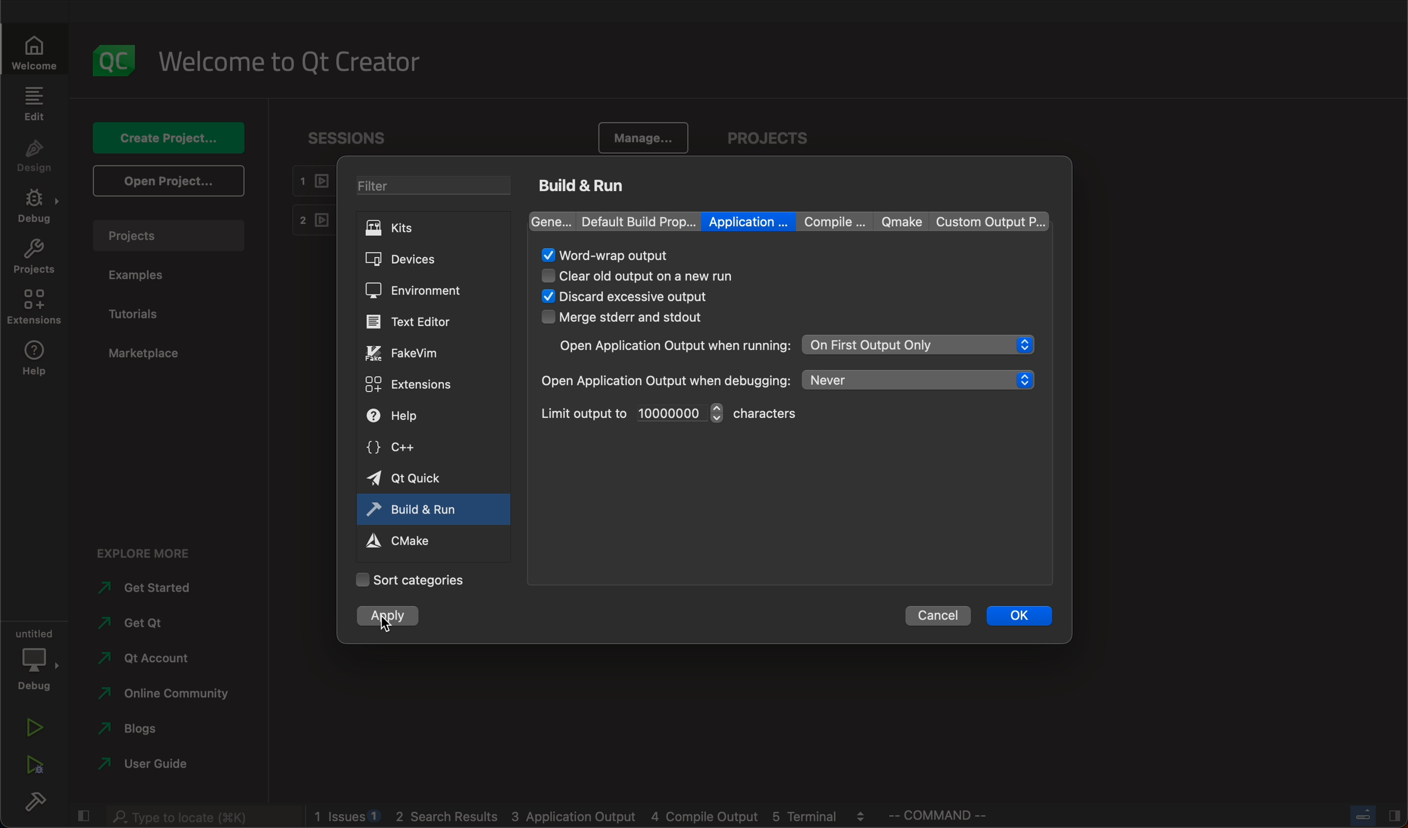  What do you see at coordinates (30, 360) in the screenshot?
I see `help` at bounding box center [30, 360].